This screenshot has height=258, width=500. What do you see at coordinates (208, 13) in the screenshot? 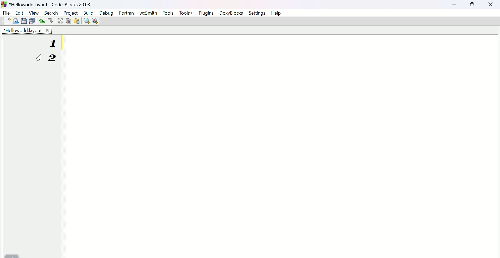
I see `Plugins` at bounding box center [208, 13].